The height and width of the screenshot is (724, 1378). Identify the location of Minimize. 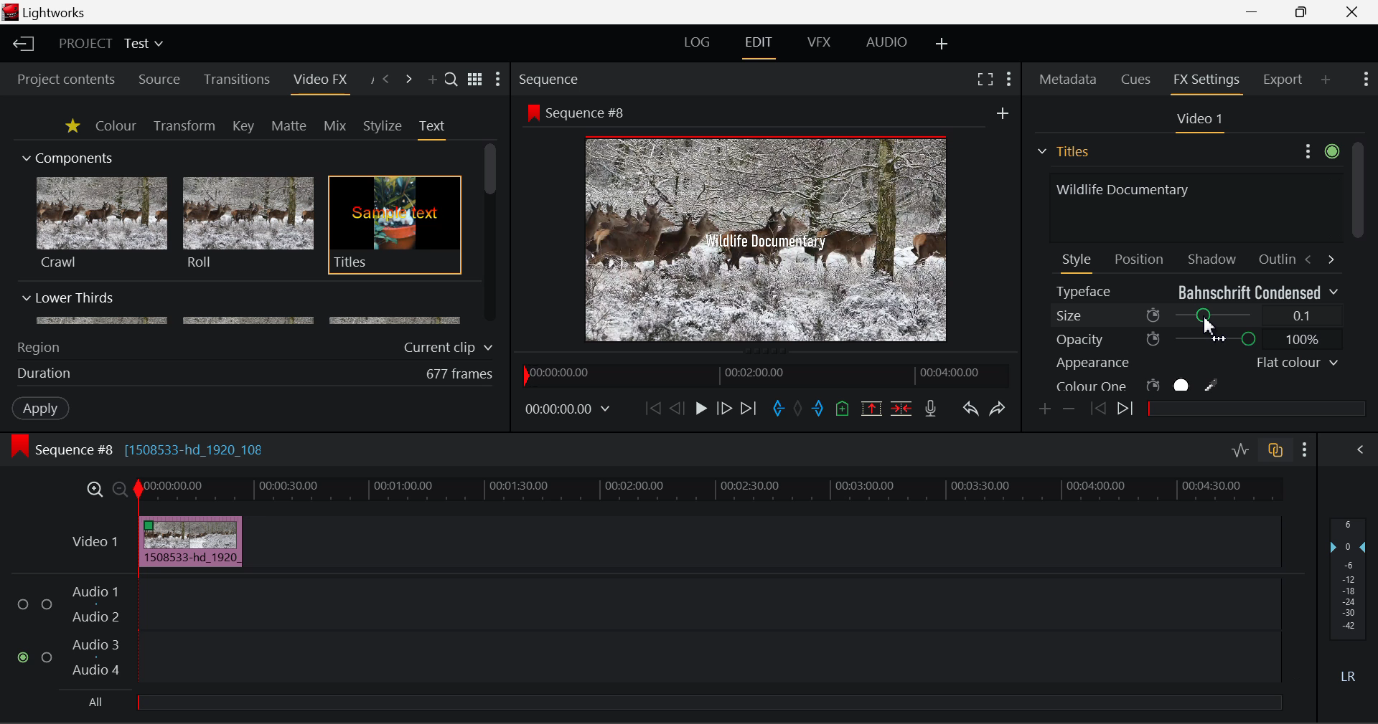
(1305, 11).